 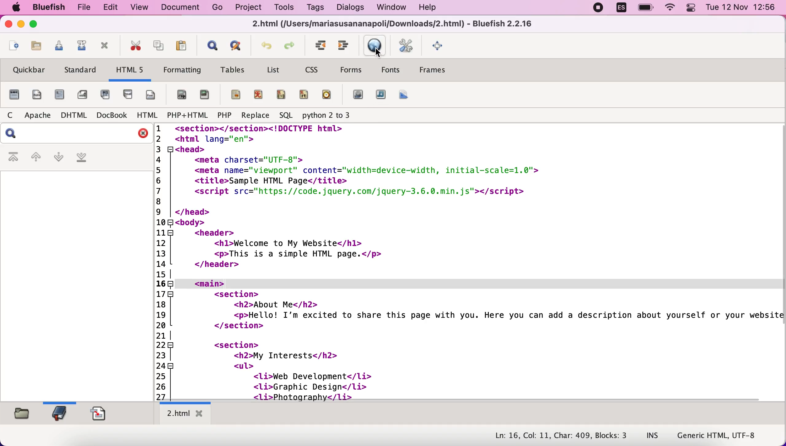 What do you see at coordinates (158, 46) in the screenshot?
I see `copy` at bounding box center [158, 46].